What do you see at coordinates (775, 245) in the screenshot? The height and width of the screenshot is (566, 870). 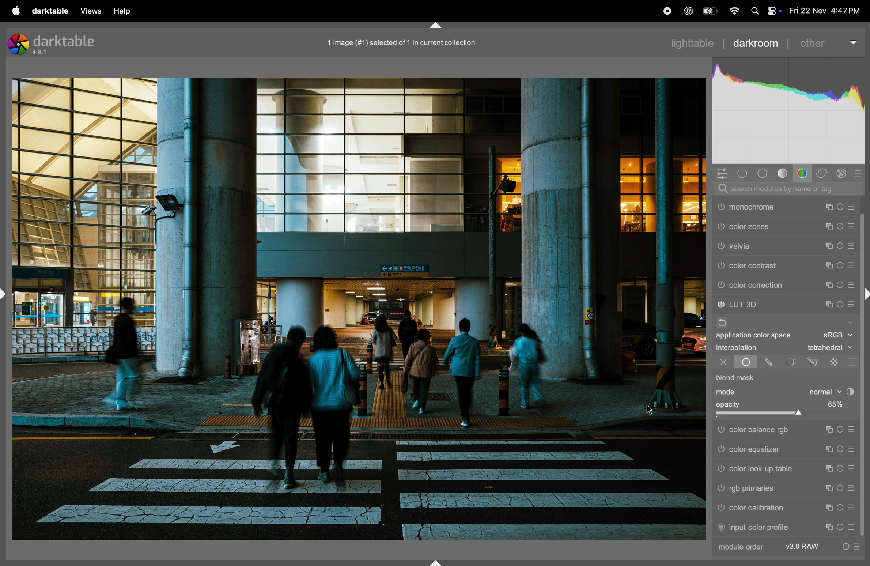 I see `color zones` at bounding box center [775, 245].